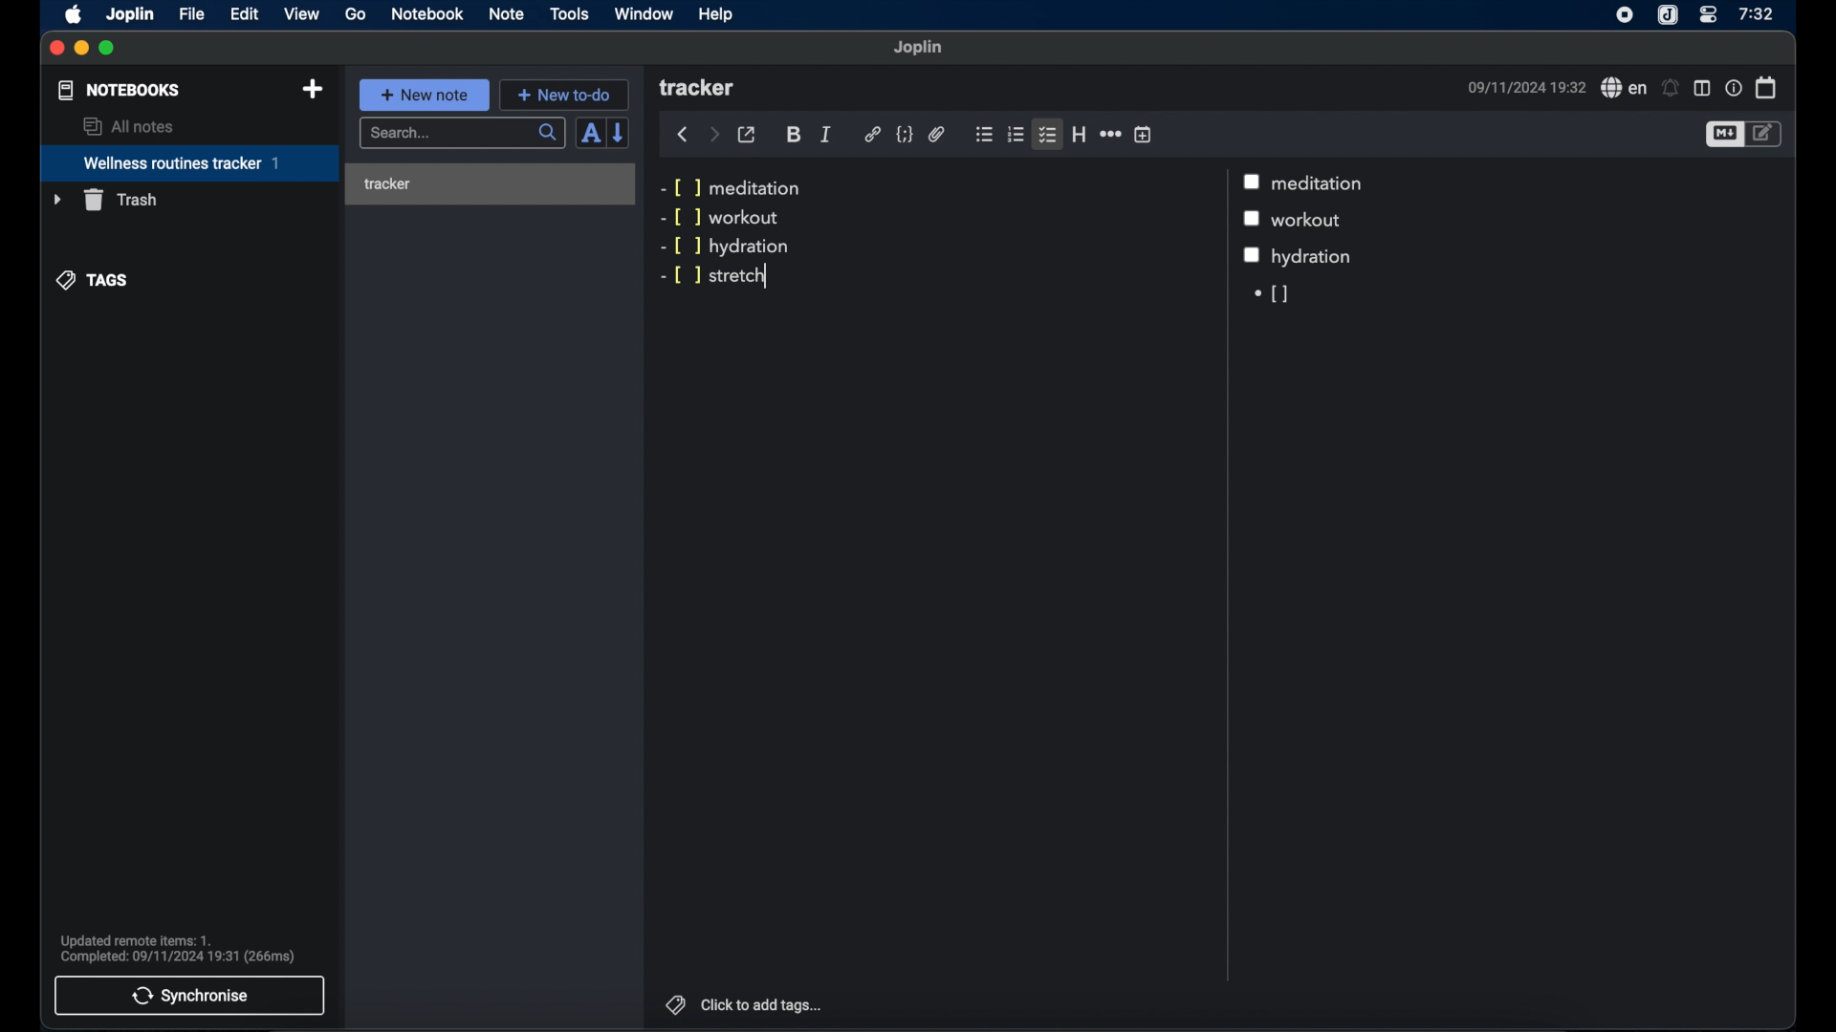  I want to click on tags, so click(672, 1002).